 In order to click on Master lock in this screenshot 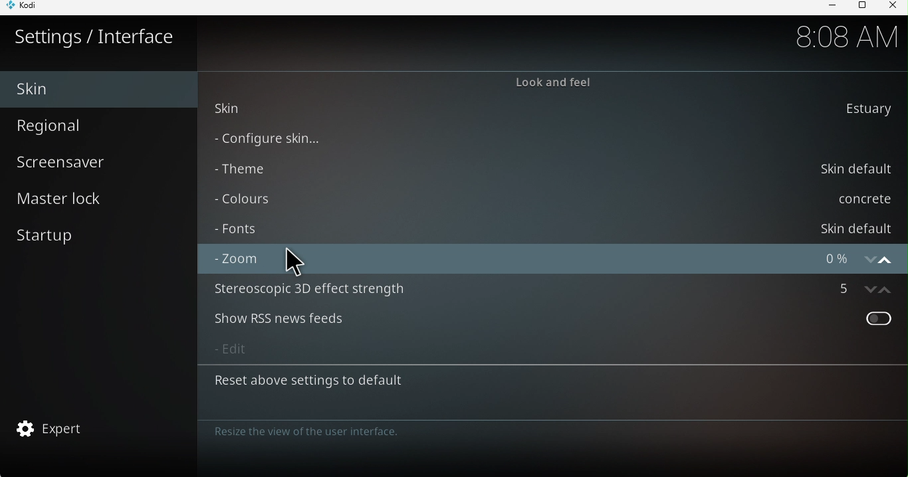, I will do `click(68, 198)`.